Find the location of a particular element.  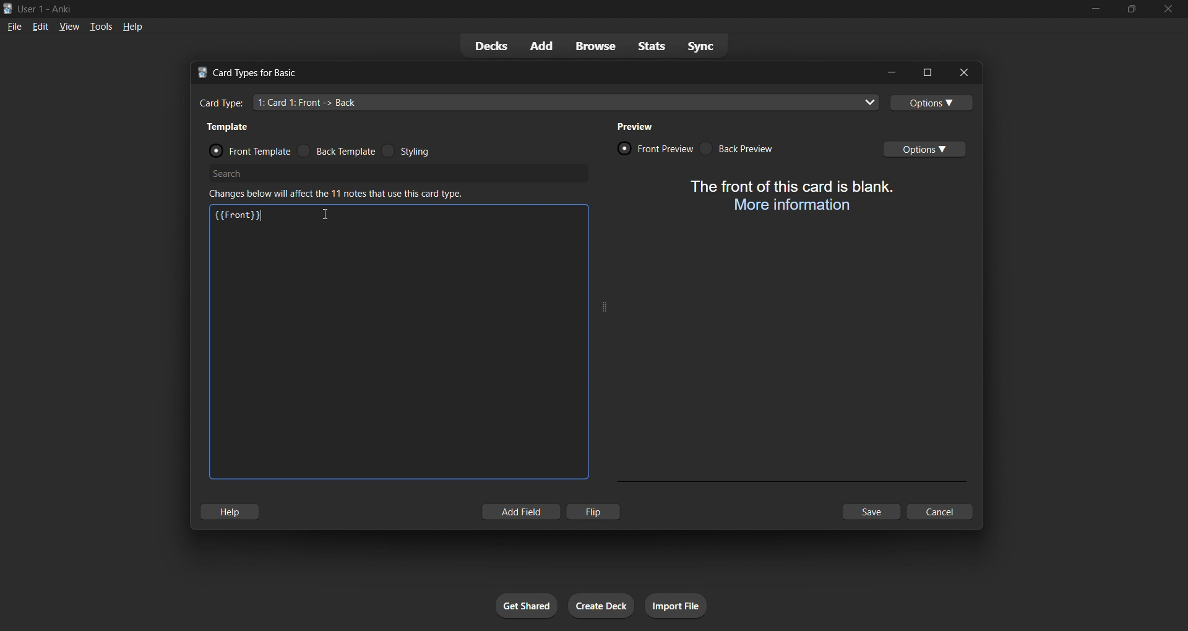

options toggle is located at coordinates (933, 104).